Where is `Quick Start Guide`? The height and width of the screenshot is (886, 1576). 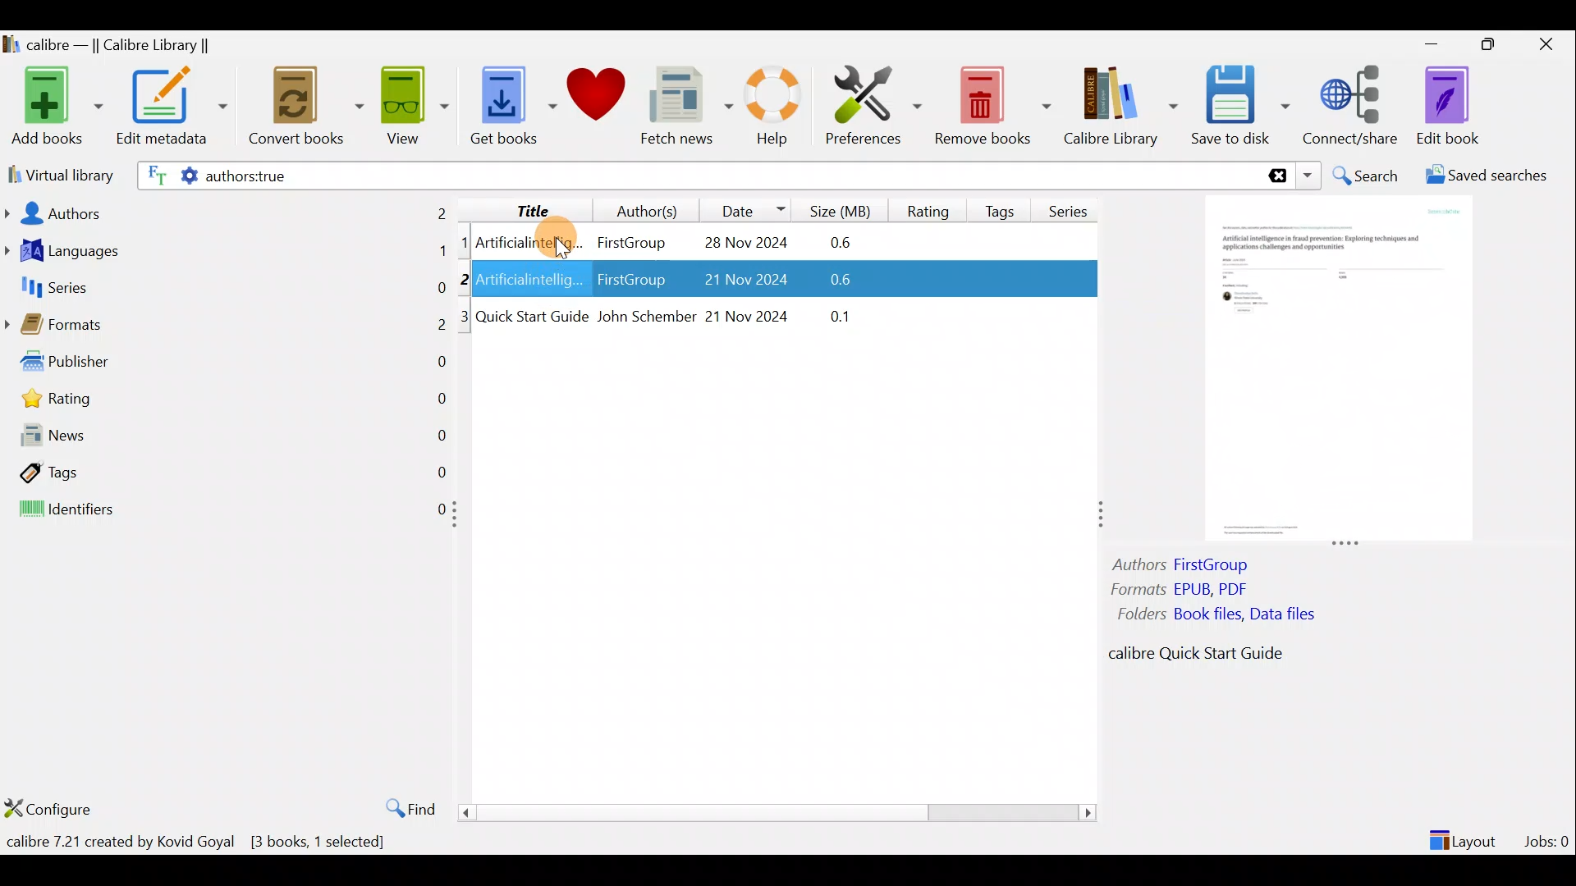 Quick Start Guide is located at coordinates (532, 317).